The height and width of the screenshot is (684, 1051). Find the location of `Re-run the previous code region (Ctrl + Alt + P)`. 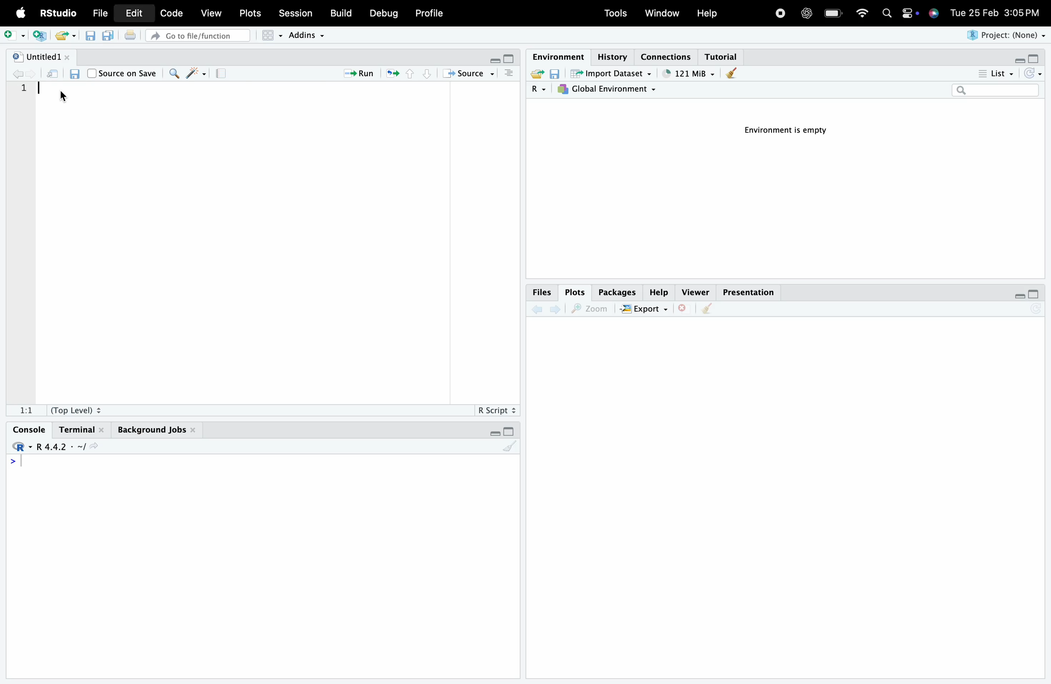

Re-run the previous code region (Ctrl + Alt + P) is located at coordinates (391, 74).